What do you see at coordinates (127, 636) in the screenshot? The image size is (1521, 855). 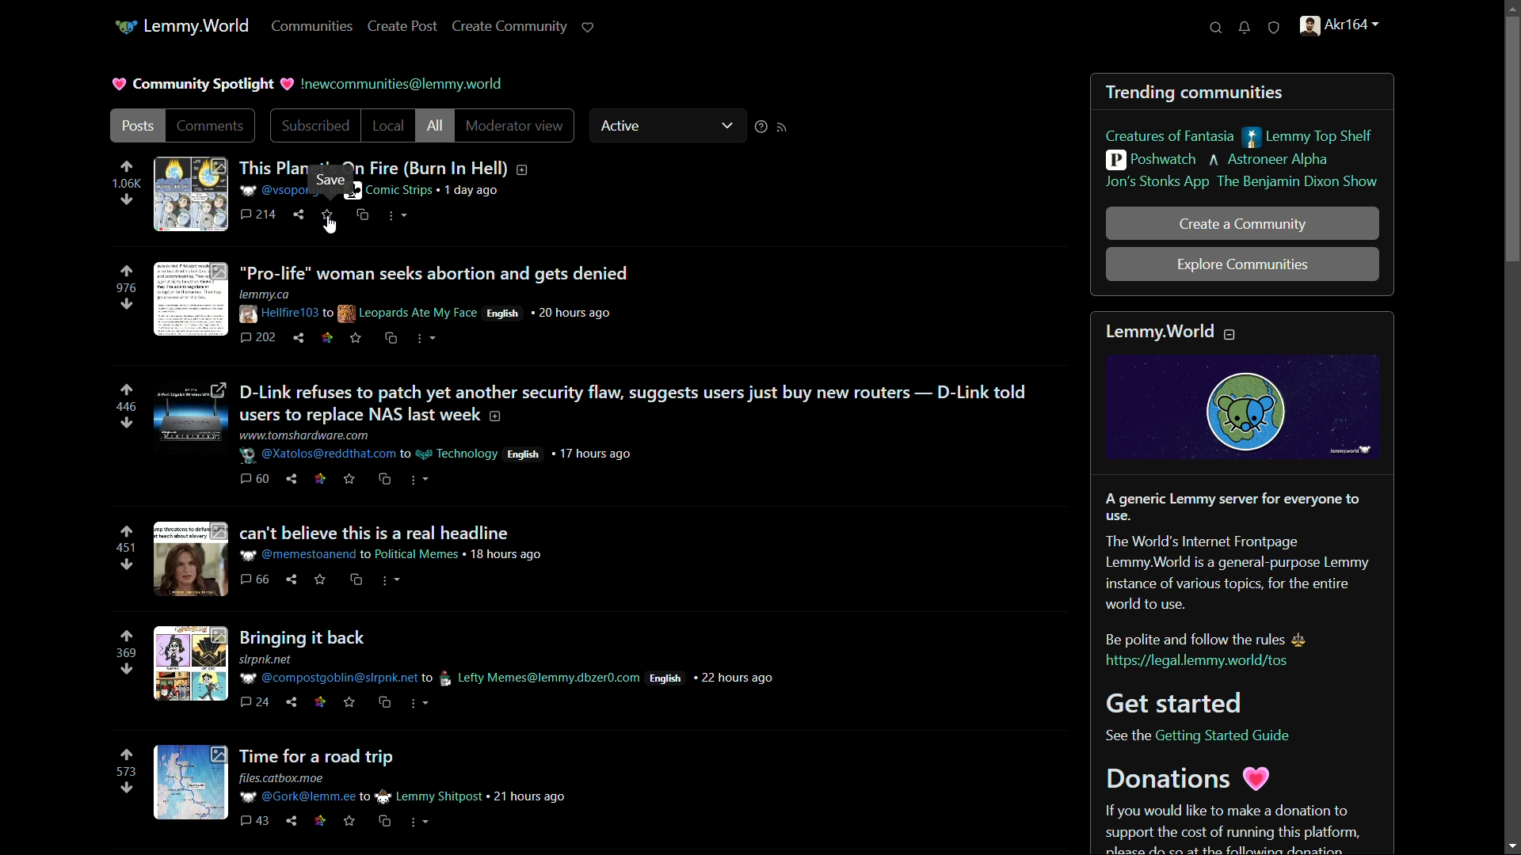 I see `upvote` at bounding box center [127, 636].